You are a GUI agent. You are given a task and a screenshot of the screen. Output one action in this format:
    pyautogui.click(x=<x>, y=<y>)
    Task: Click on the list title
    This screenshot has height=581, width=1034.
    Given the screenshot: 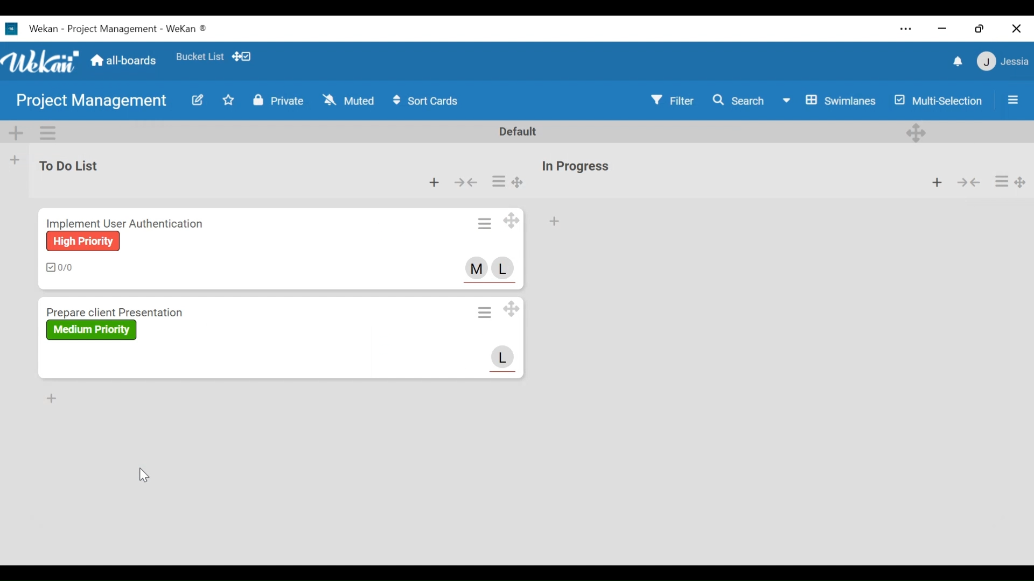 What is the action you would take?
    pyautogui.click(x=576, y=166)
    